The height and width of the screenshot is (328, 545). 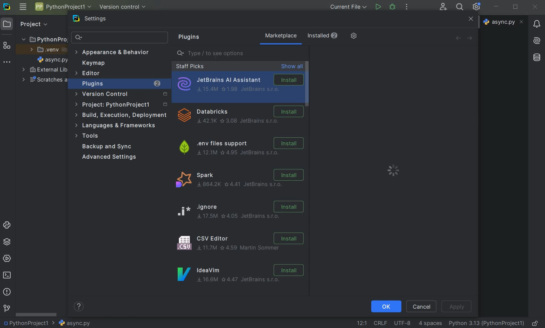 I want to click on languages & frameworks, so click(x=119, y=125).